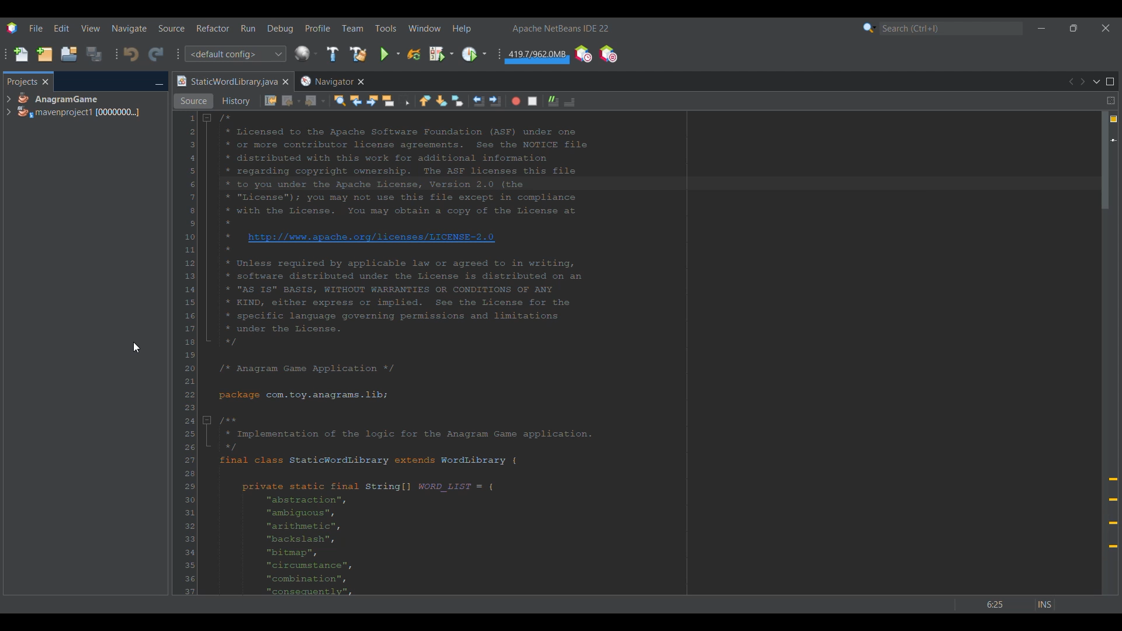  I want to click on Project options, so click(79, 105).